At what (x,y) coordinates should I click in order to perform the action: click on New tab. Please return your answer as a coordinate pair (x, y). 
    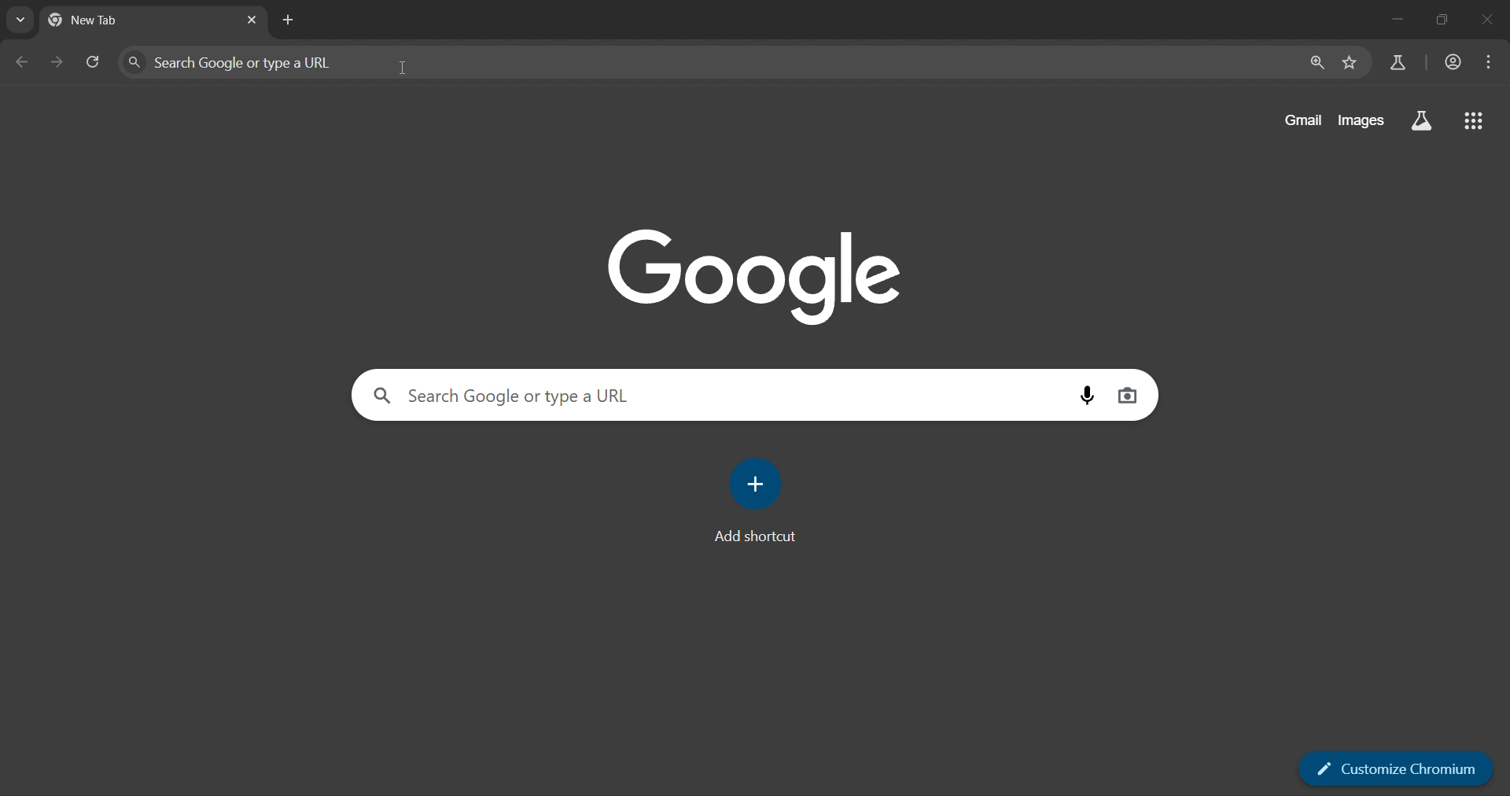
    Looking at the image, I should click on (114, 21).